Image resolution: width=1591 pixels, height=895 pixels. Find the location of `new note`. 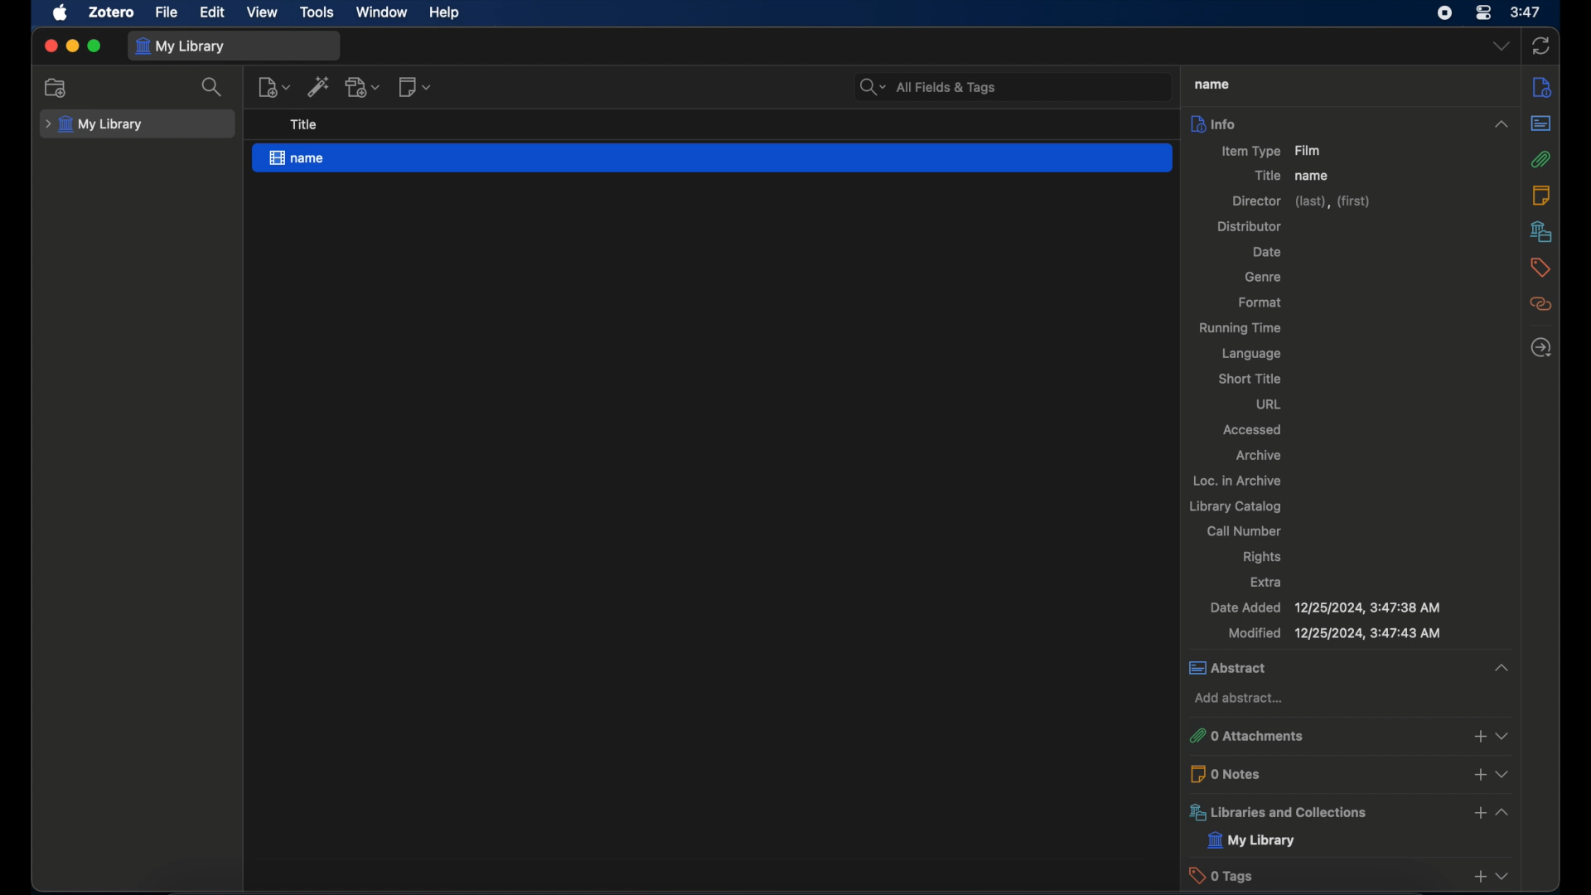

new note is located at coordinates (417, 88).